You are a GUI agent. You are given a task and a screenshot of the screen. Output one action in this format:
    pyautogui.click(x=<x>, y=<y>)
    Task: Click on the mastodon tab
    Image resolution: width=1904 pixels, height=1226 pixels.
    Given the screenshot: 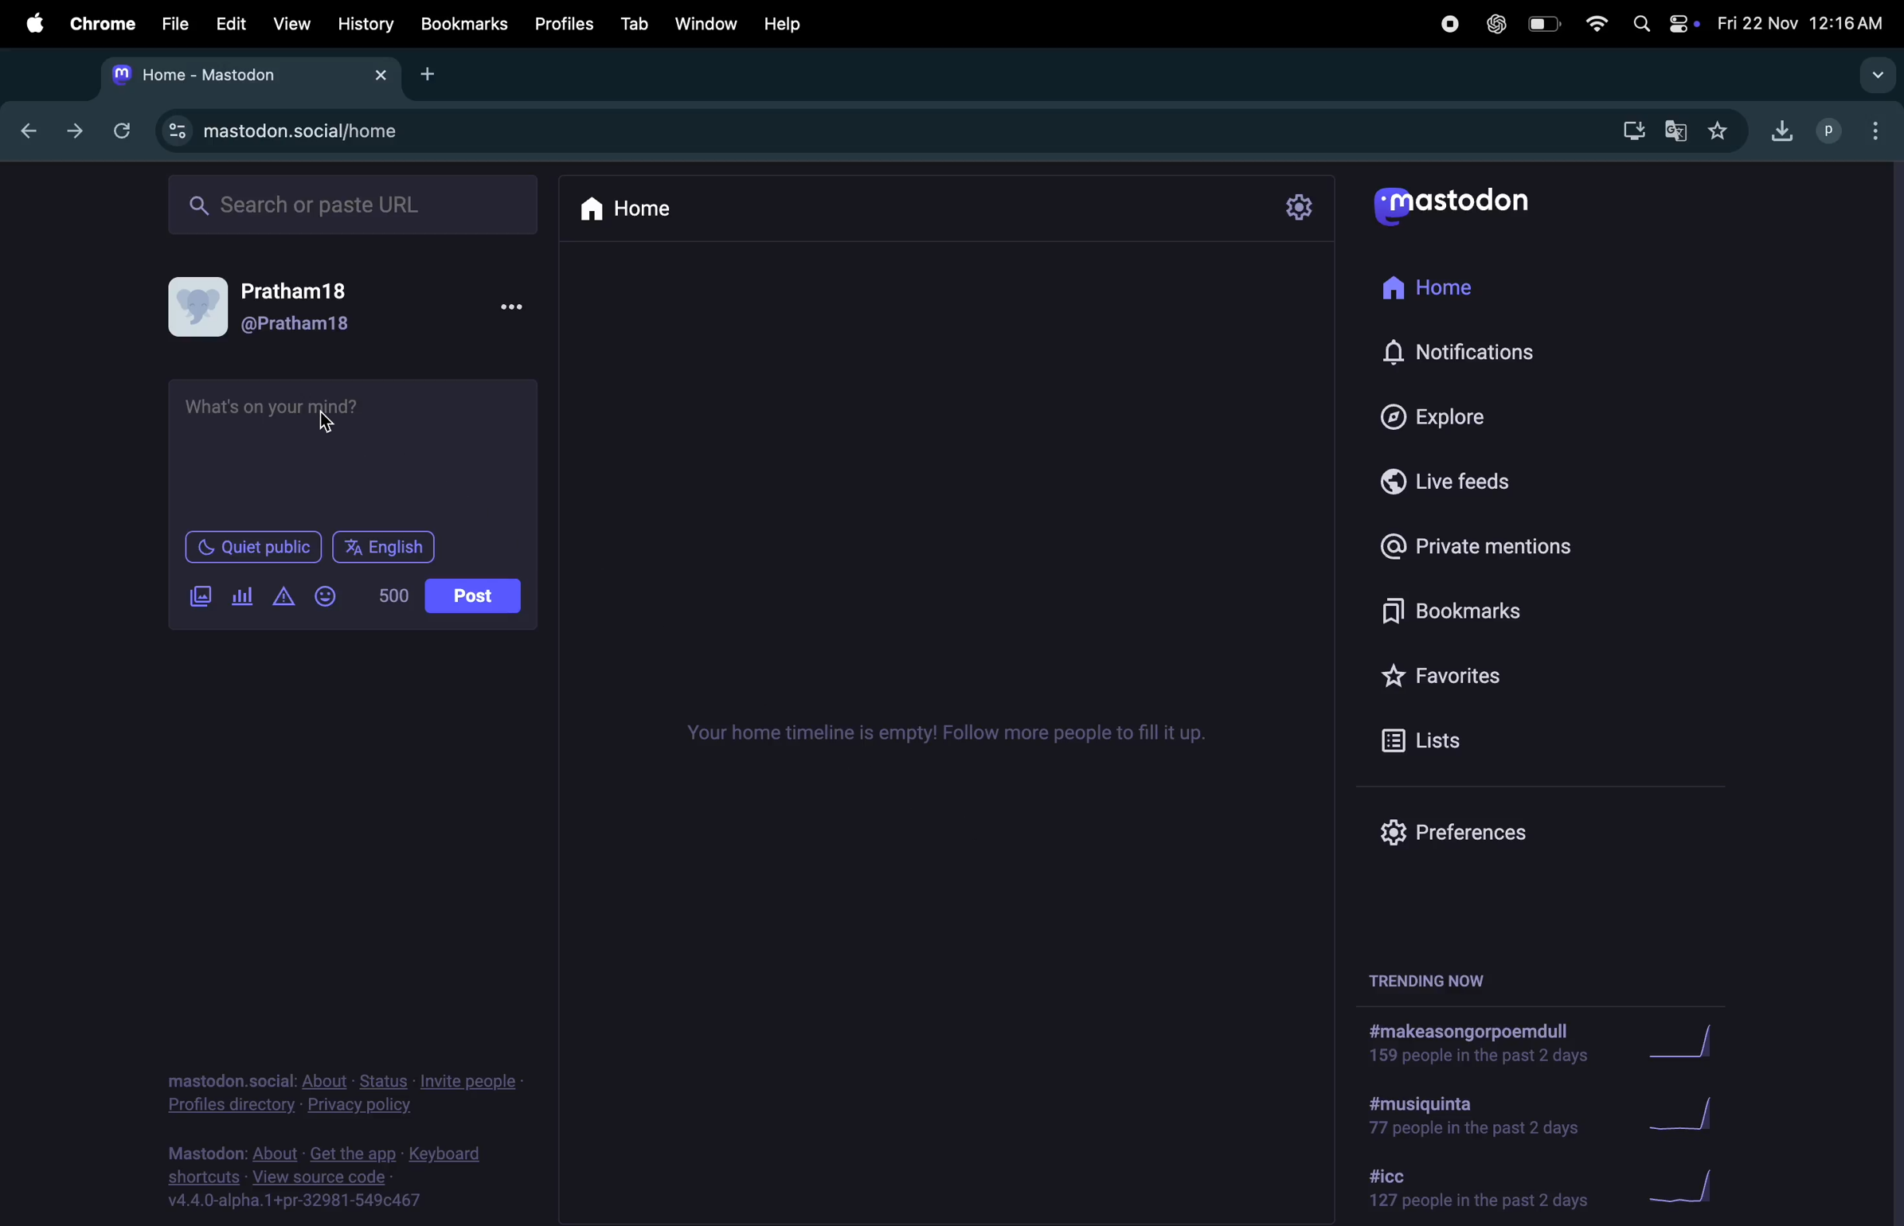 What is the action you would take?
    pyautogui.click(x=252, y=79)
    